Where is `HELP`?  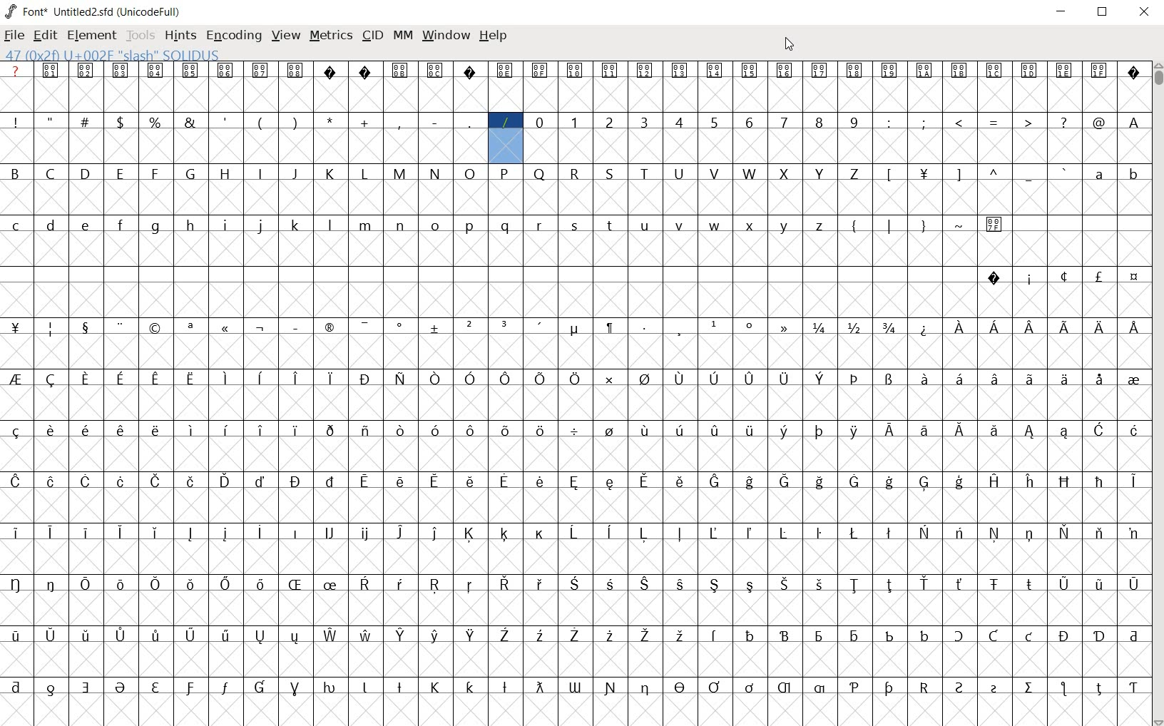
HELP is located at coordinates (494, 37).